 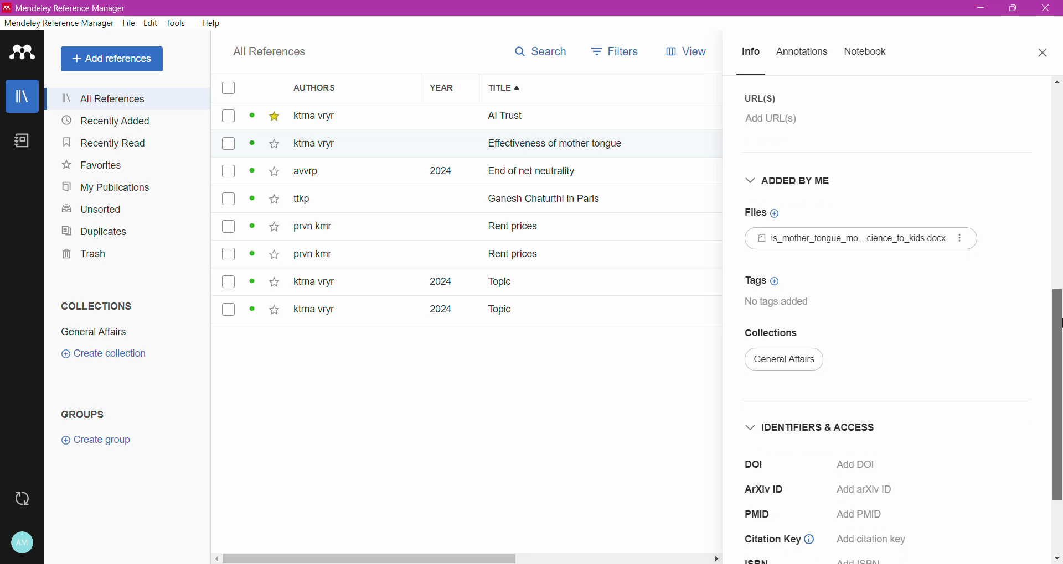 I want to click on search, so click(x=539, y=51).